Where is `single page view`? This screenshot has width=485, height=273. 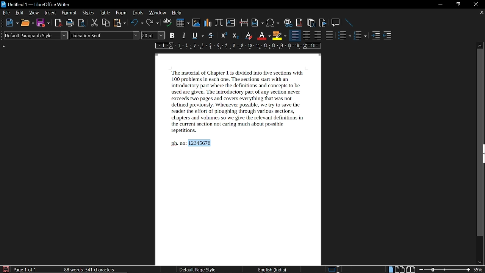 single page view is located at coordinates (390, 269).